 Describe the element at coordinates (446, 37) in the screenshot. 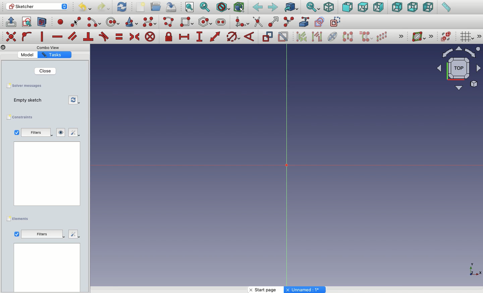

I see `Switch virtual place` at that location.